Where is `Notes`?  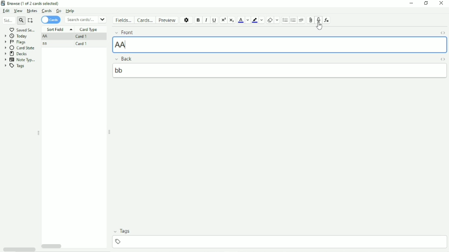
Notes is located at coordinates (32, 11).